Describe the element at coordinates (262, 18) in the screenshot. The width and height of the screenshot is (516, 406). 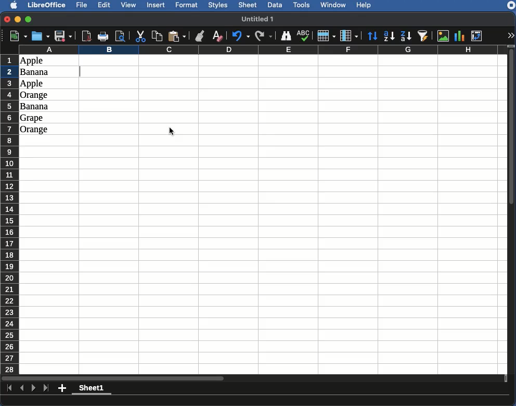
I see `untitled 1` at that location.